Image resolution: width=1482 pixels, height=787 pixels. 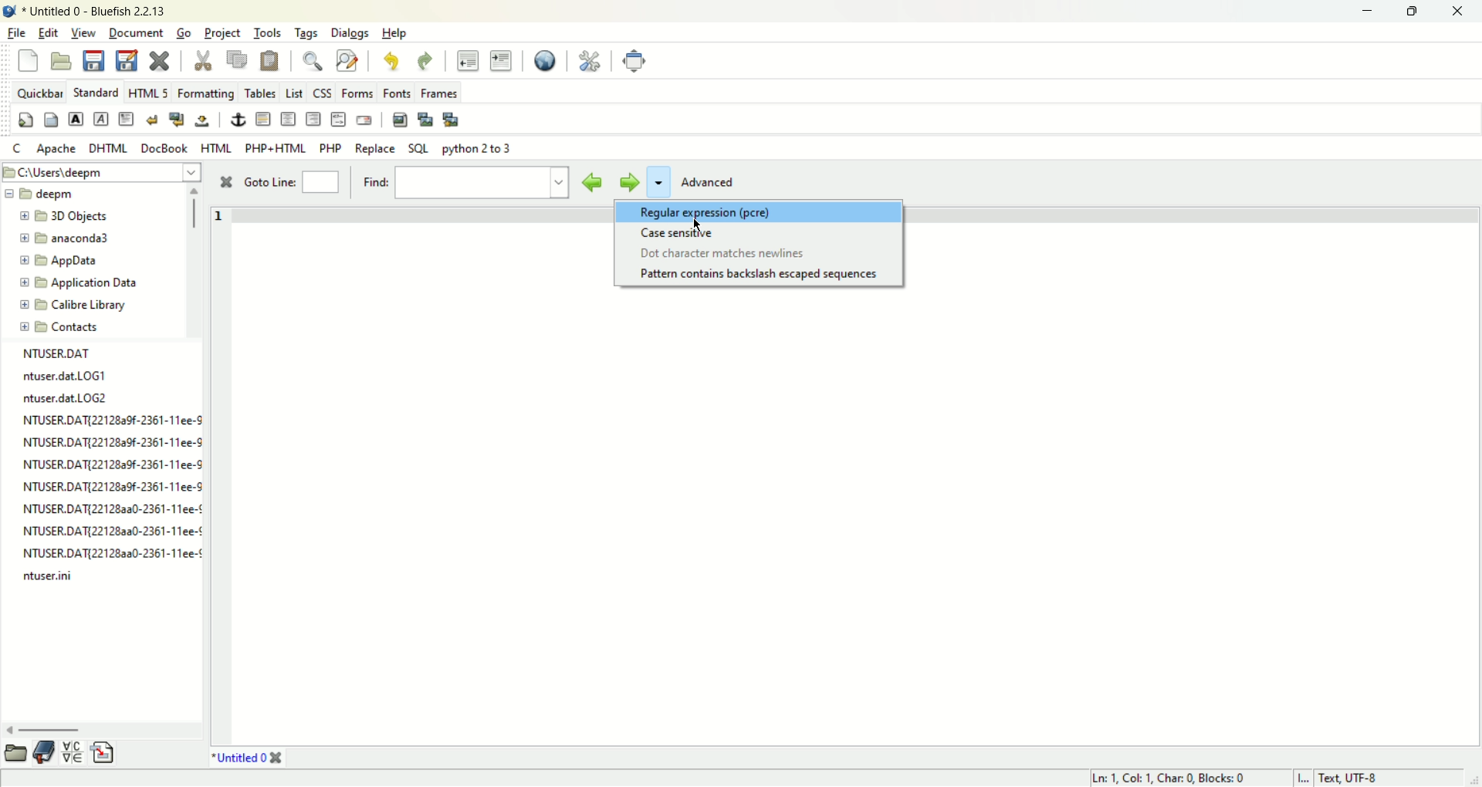 What do you see at coordinates (101, 120) in the screenshot?
I see `emphasis` at bounding box center [101, 120].